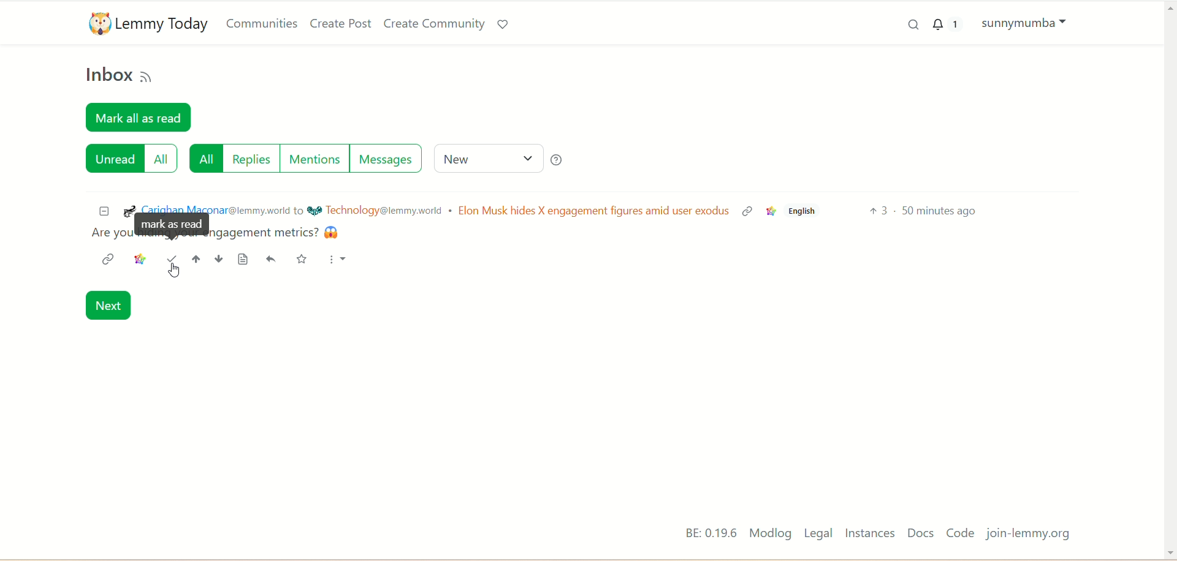 This screenshot has height=561, width=1177. Describe the element at coordinates (177, 271) in the screenshot. I see `pointer (clicked)` at that location.